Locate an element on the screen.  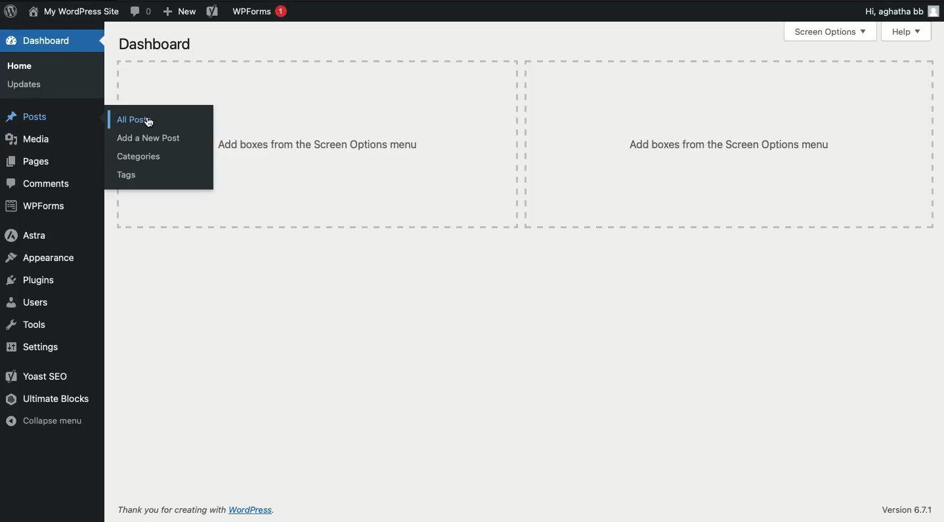
Dashboard is located at coordinates (40, 41).